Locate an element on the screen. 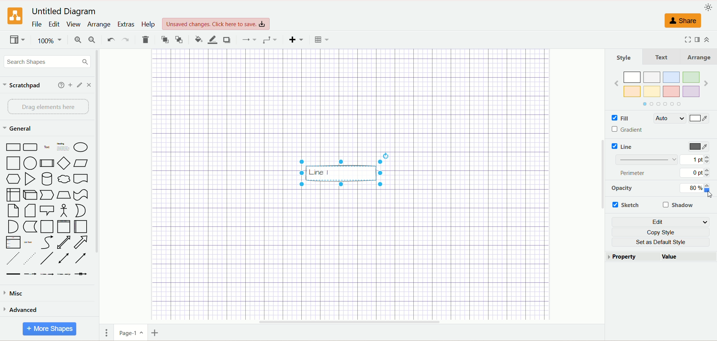  Horizantal Container is located at coordinates (81, 226).